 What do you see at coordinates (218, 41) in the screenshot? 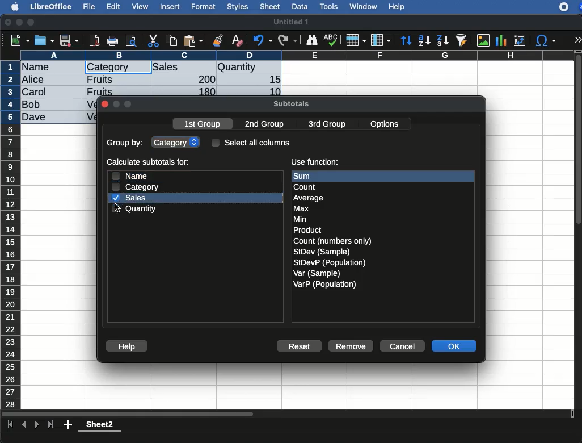
I see `clone formatting` at bounding box center [218, 41].